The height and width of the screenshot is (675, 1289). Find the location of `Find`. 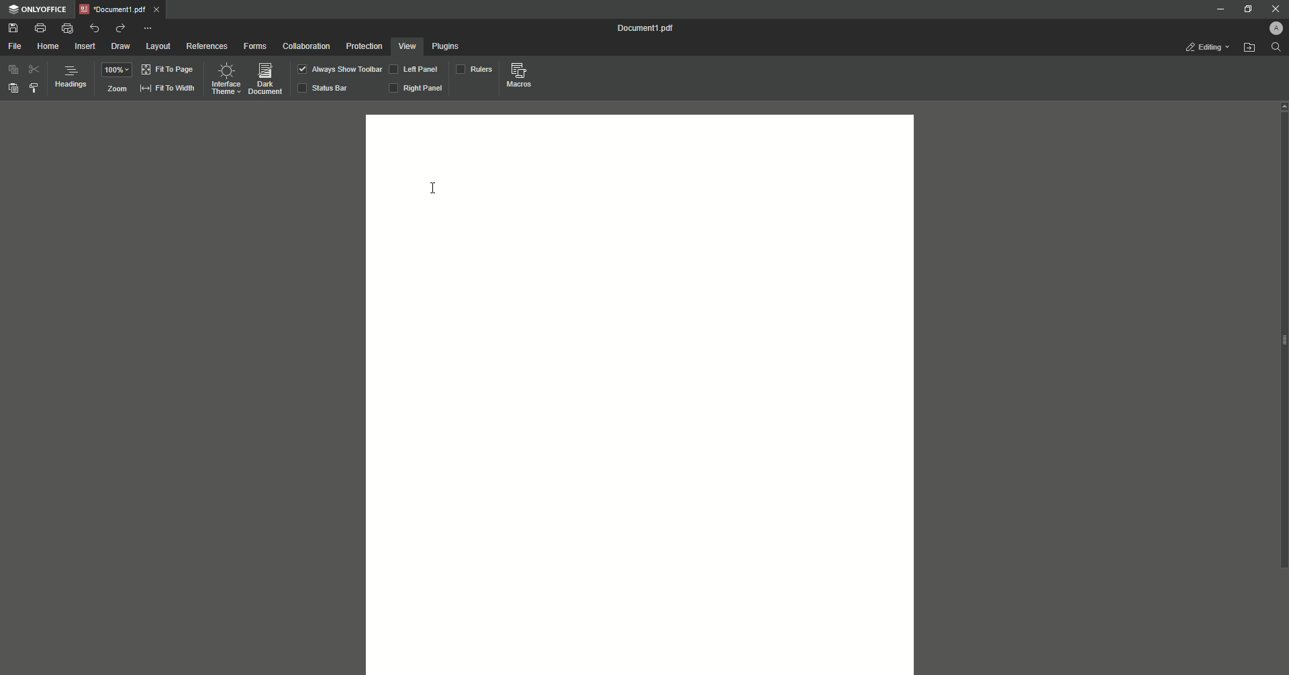

Find is located at coordinates (1276, 48).